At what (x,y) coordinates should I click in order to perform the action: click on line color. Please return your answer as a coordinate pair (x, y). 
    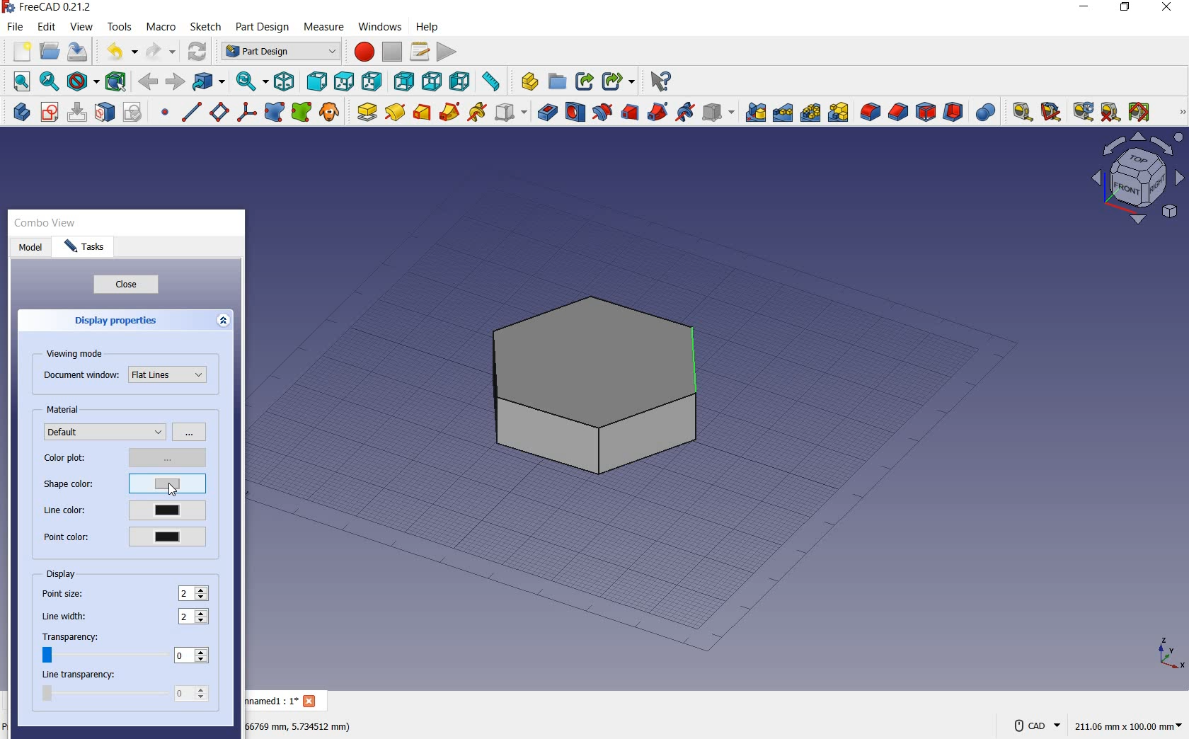
    Looking at the image, I should click on (63, 511).